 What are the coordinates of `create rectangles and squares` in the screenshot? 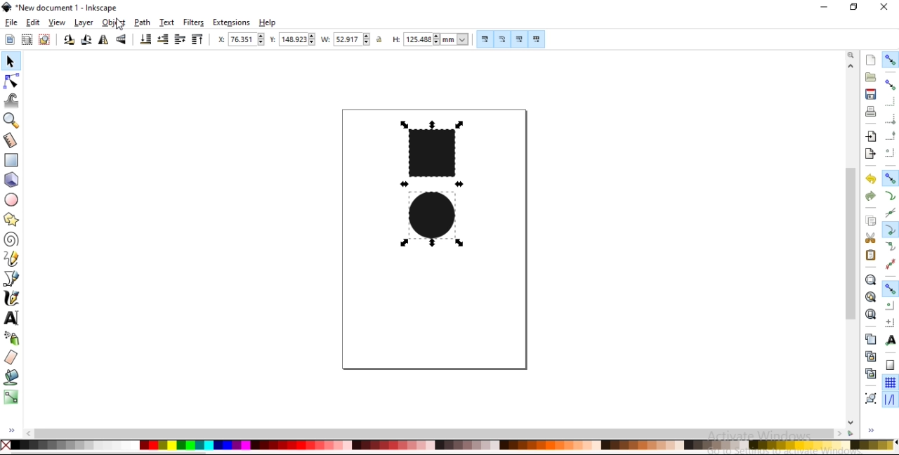 It's located at (11, 160).